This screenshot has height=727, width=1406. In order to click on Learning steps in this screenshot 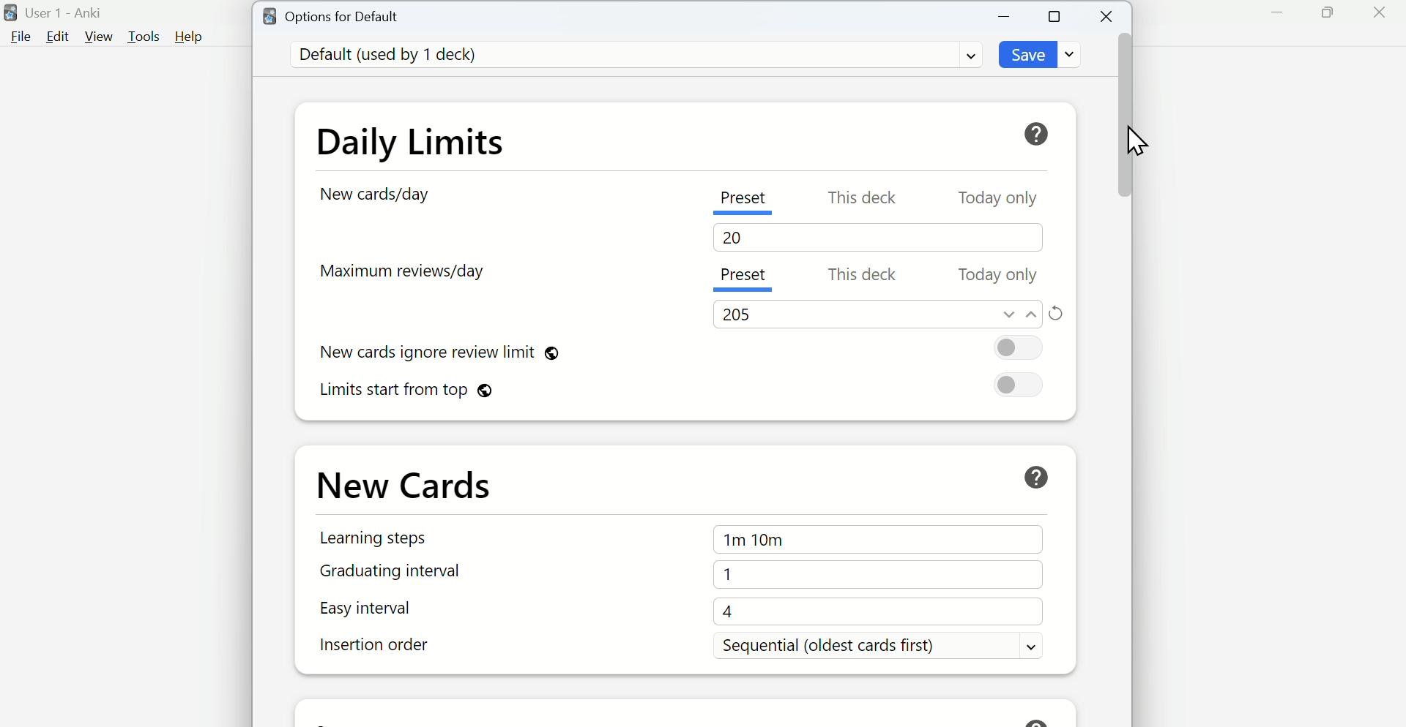, I will do `click(373, 539)`.